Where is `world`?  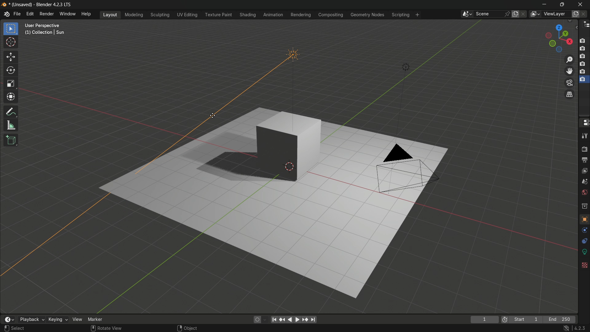 world is located at coordinates (585, 193).